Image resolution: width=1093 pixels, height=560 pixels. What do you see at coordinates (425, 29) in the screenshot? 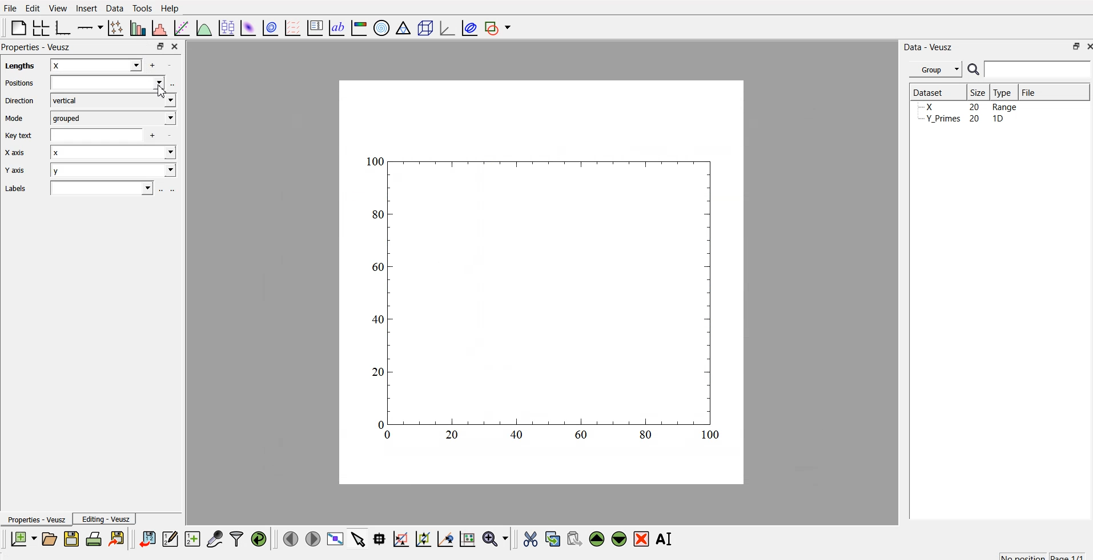
I see `3D scene` at bounding box center [425, 29].